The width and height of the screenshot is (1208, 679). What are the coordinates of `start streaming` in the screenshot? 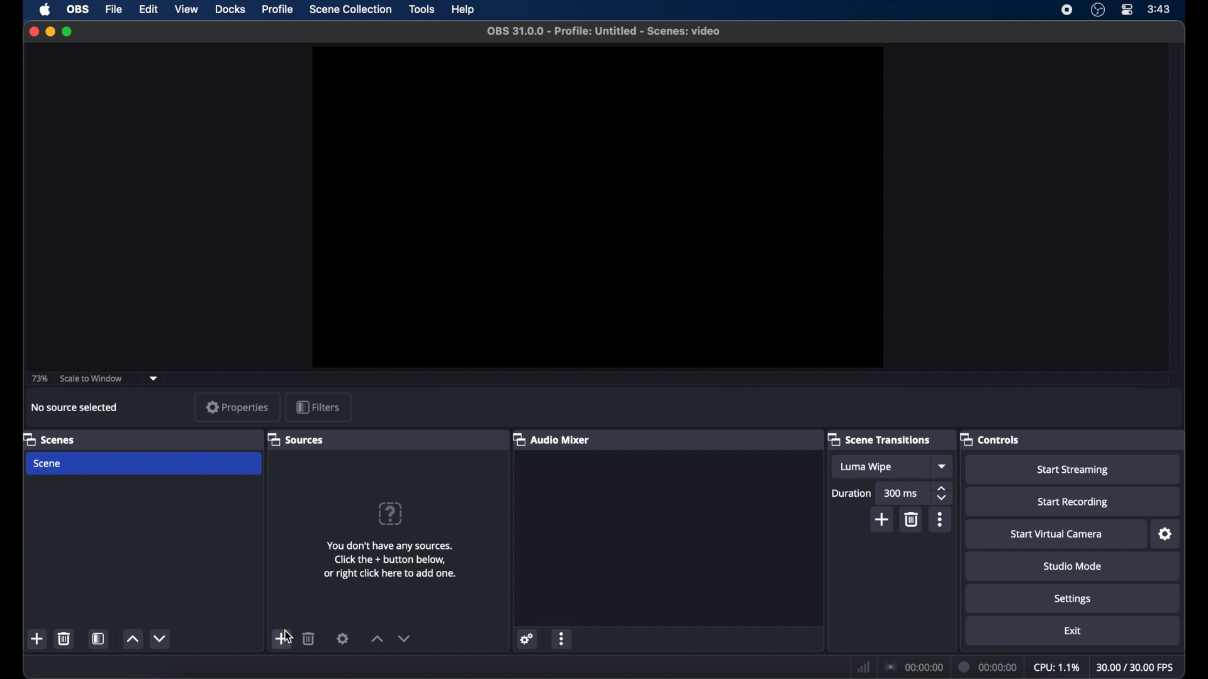 It's located at (1073, 470).